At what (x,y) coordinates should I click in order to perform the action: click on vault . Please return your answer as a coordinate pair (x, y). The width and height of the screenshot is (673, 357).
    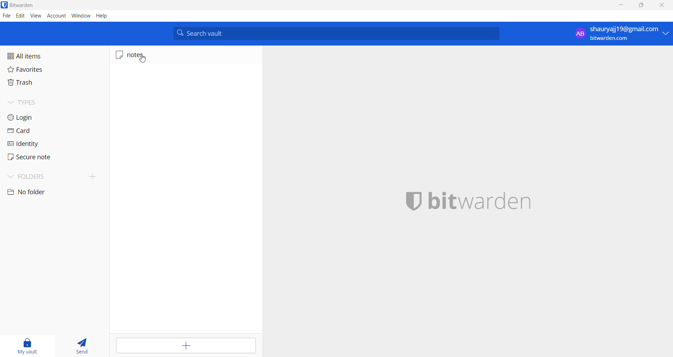
    Looking at the image, I should click on (26, 345).